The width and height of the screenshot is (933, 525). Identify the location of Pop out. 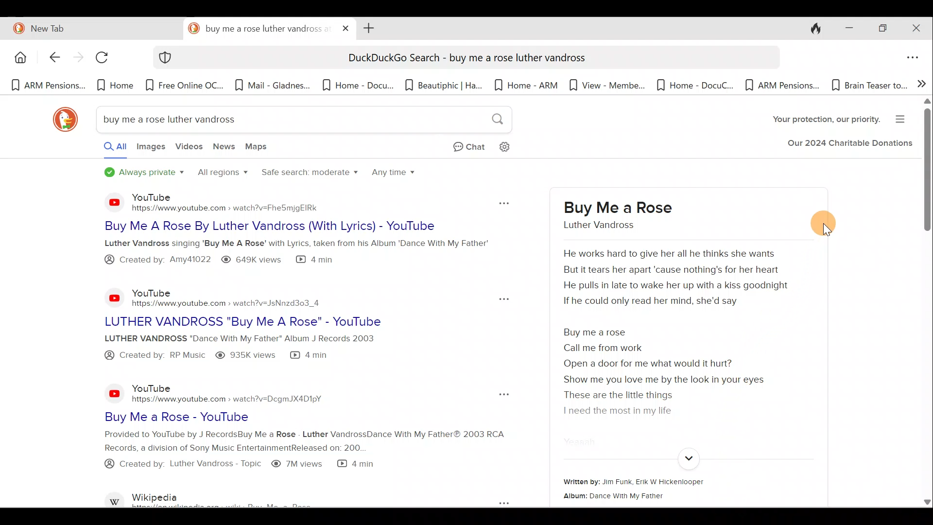
(493, 502).